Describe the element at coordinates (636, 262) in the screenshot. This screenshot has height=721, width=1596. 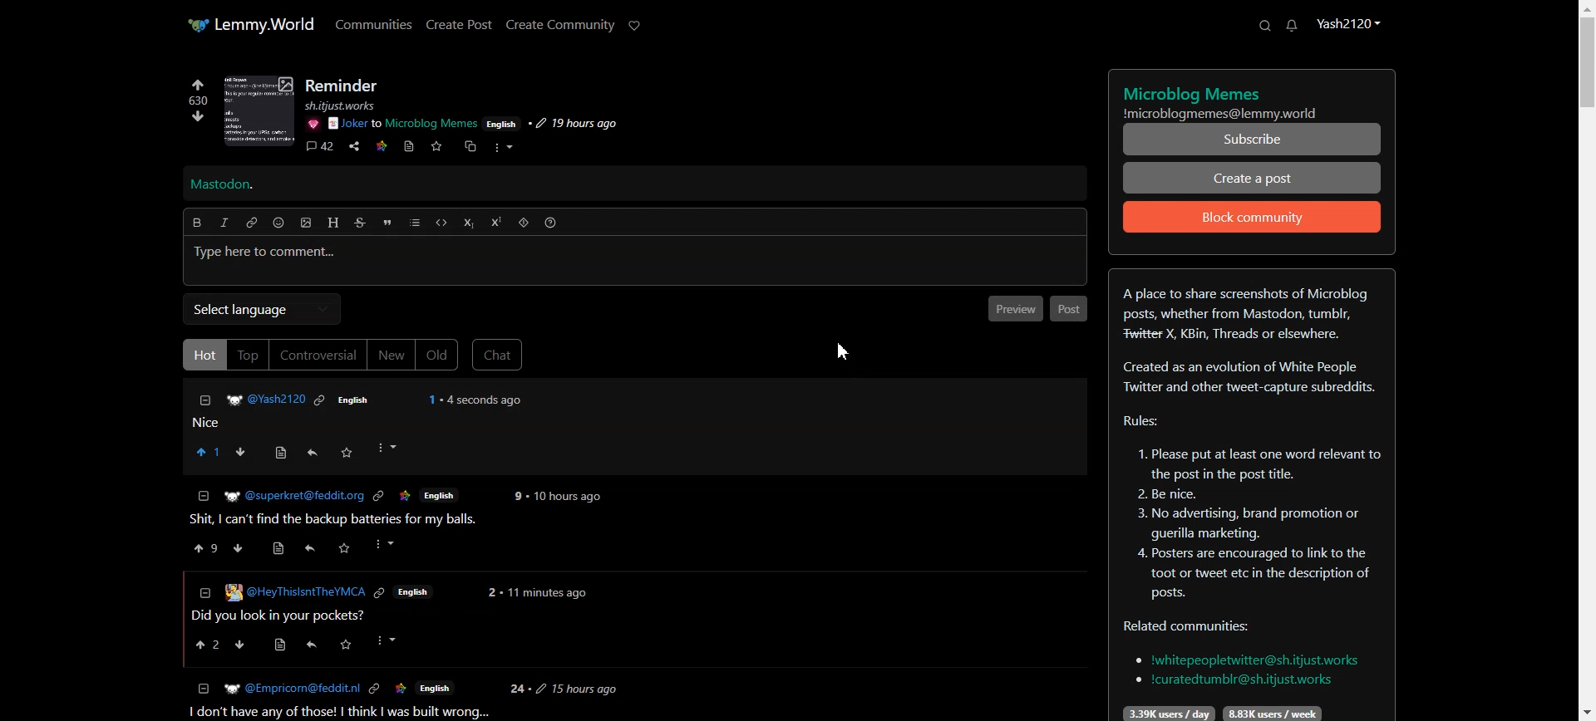
I see `Type here to comment...` at that location.